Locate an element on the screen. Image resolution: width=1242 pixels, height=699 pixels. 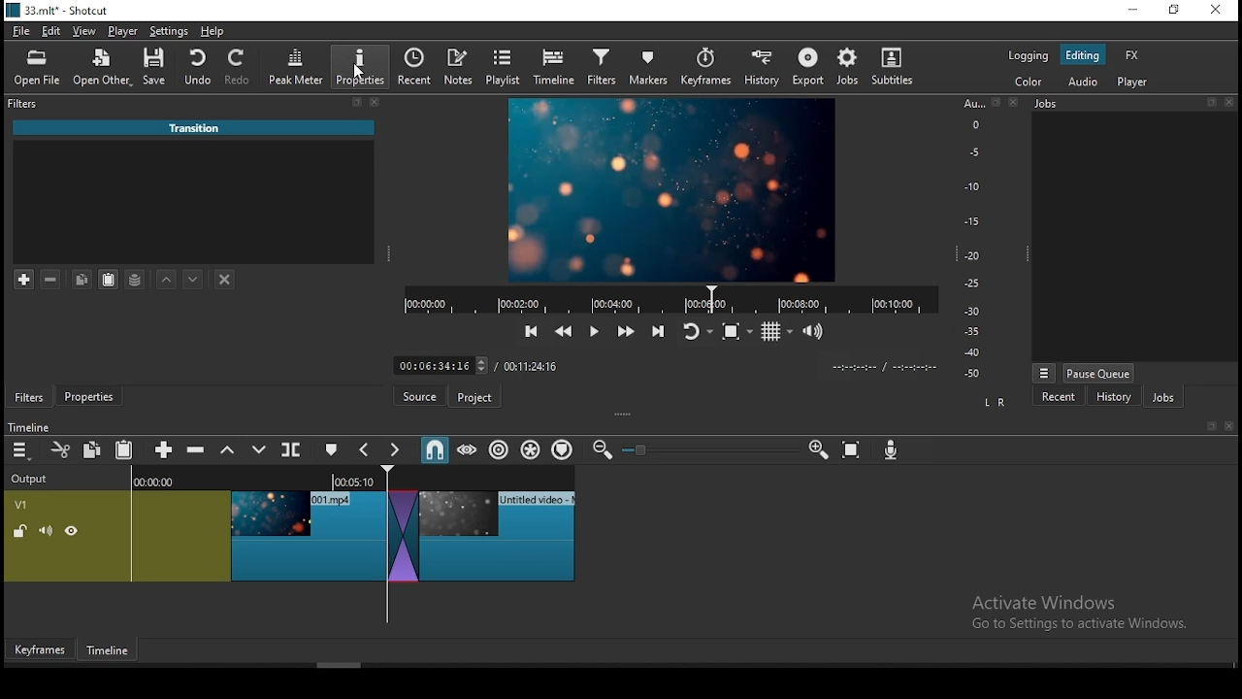
history is located at coordinates (759, 69).